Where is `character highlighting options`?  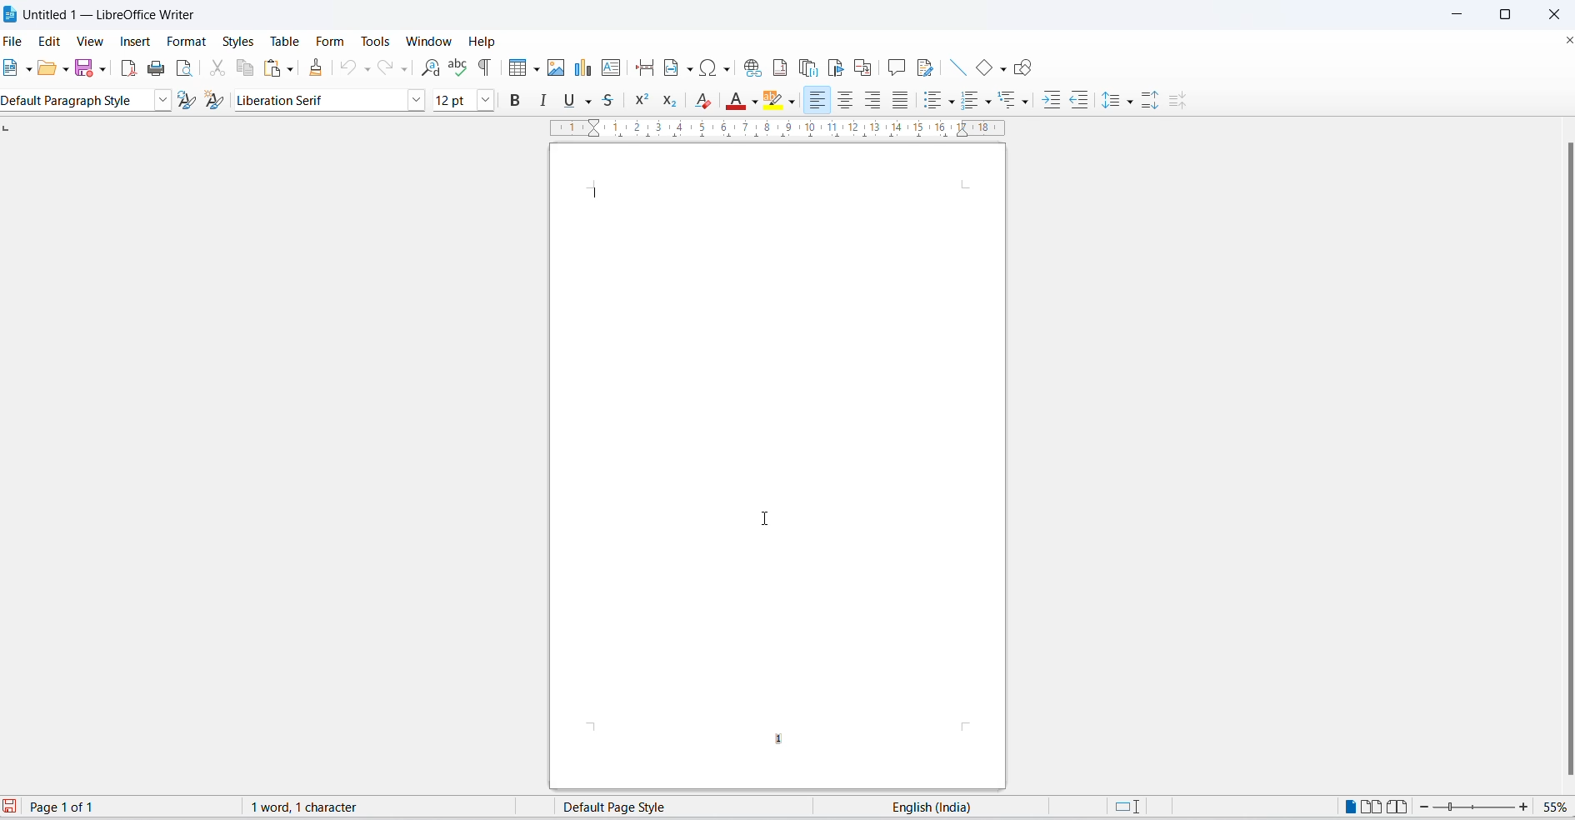 character highlighting options is located at coordinates (792, 102).